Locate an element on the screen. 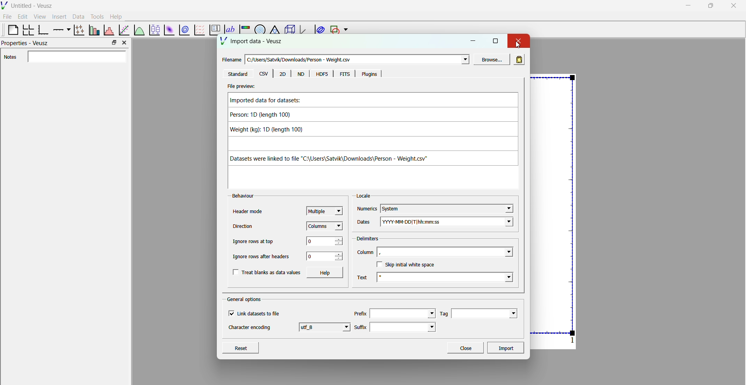  Tag - dropdown is located at coordinates (488, 313).